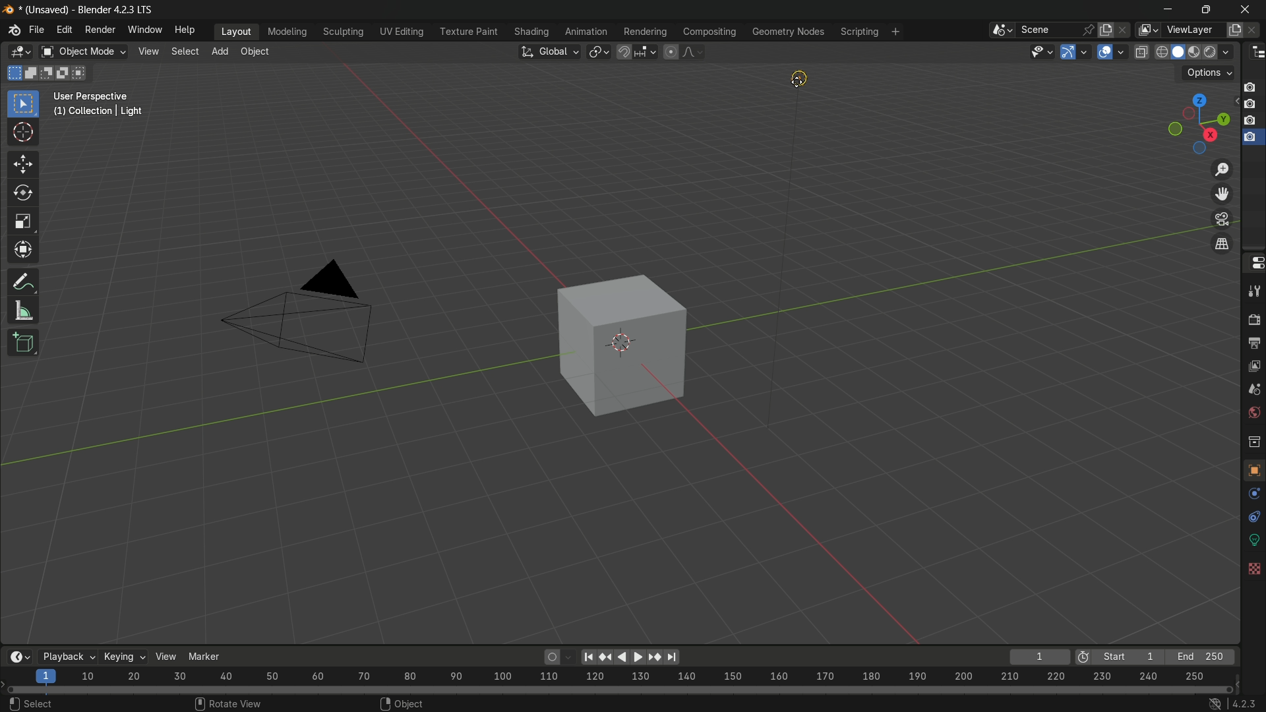 The width and height of the screenshot is (1266, 712). What do you see at coordinates (1219, 243) in the screenshot?
I see `switch current view` at bounding box center [1219, 243].